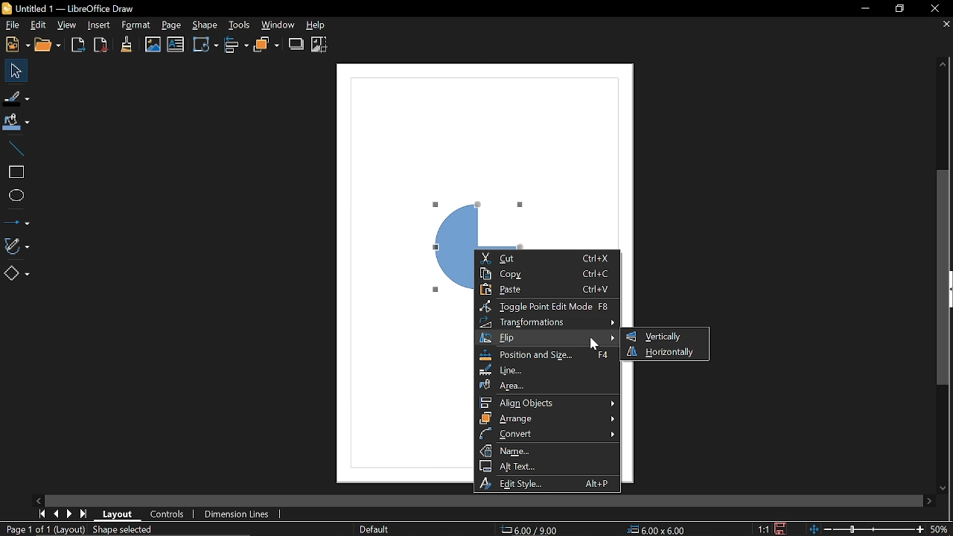 The width and height of the screenshot is (953, 536). What do you see at coordinates (546, 354) in the screenshot?
I see `position and size` at bounding box center [546, 354].